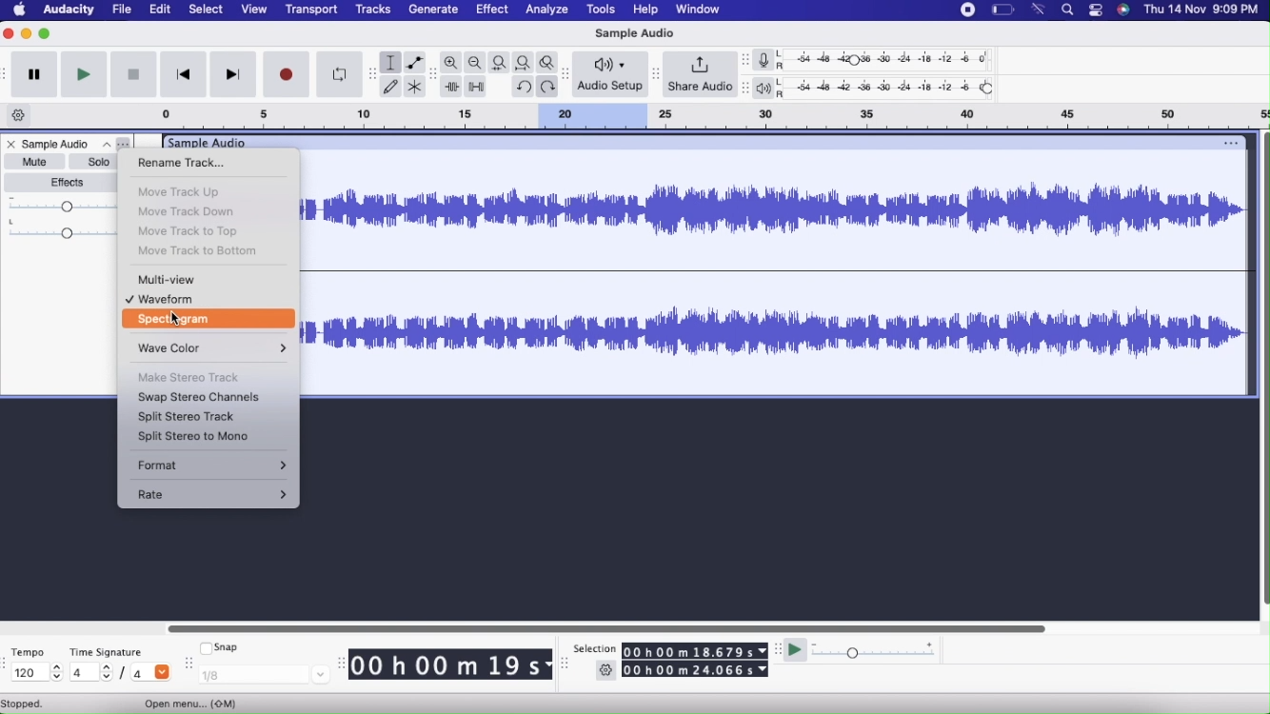  I want to click on Zoom toggle, so click(549, 62).